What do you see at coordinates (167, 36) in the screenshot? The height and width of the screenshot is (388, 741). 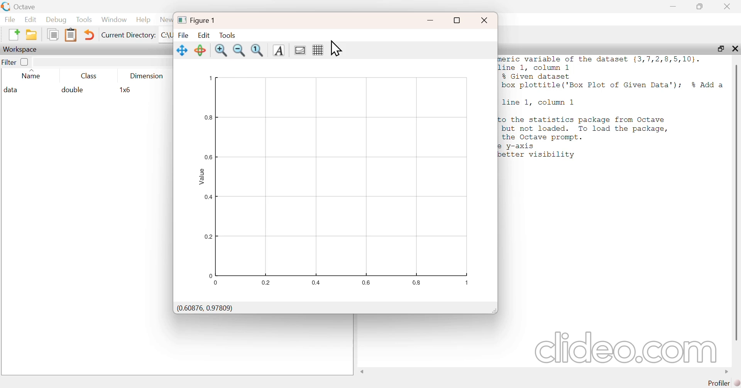 I see `enter directory name` at bounding box center [167, 36].